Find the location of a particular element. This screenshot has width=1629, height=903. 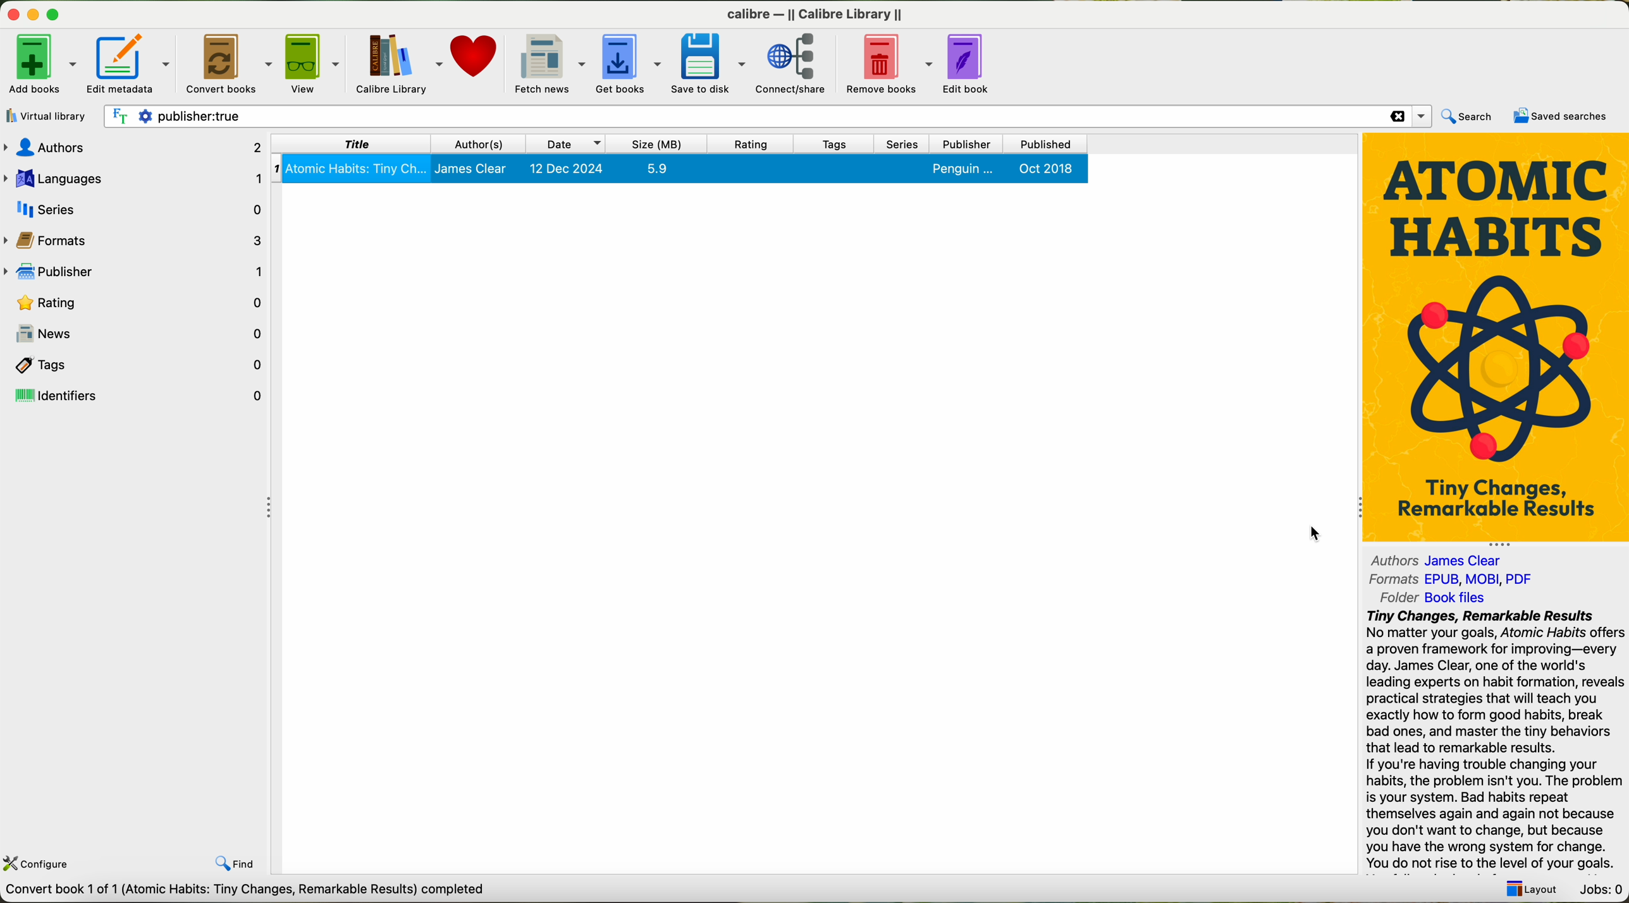

languages is located at coordinates (135, 179).